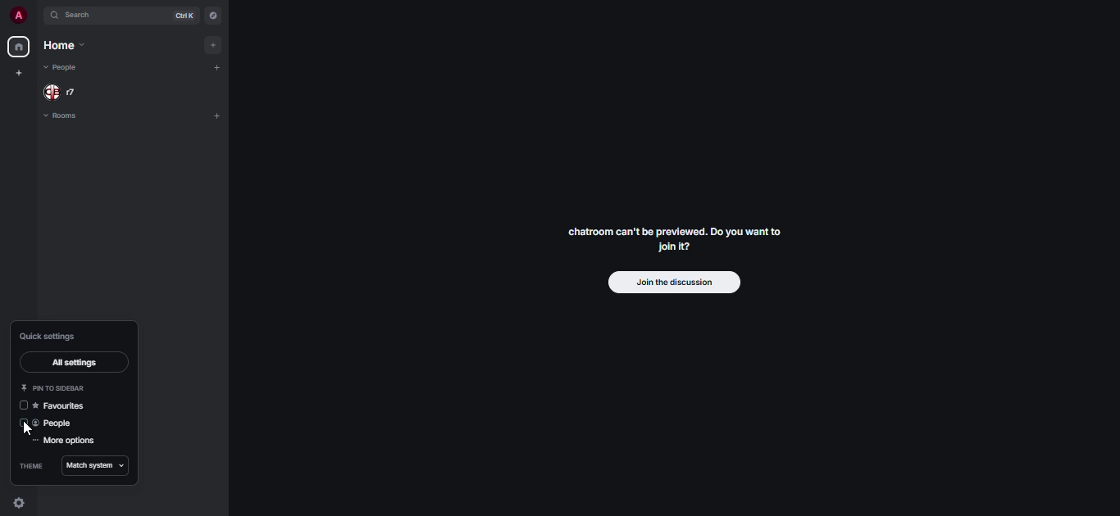  I want to click on people, so click(57, 423).